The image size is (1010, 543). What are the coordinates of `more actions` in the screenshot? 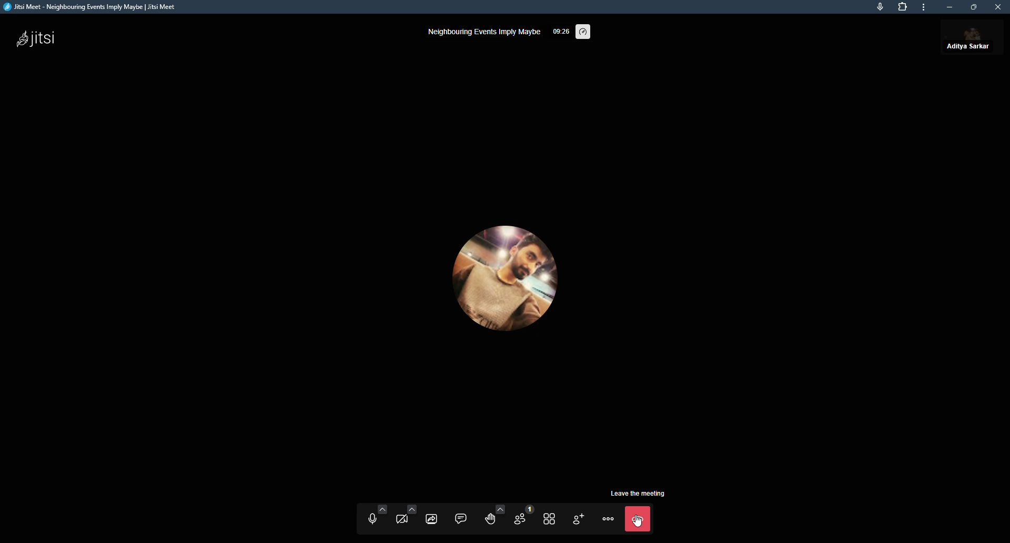 It's located at (608, 519).